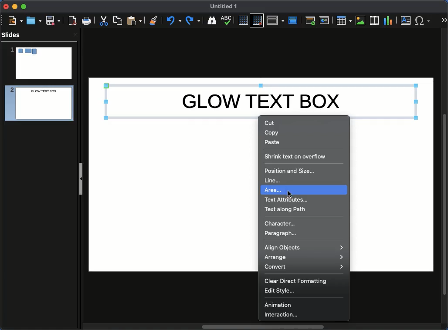 Image resolution: width=448 pixels, height=330 pixels. I want to click on Slides, so click(14, 35).